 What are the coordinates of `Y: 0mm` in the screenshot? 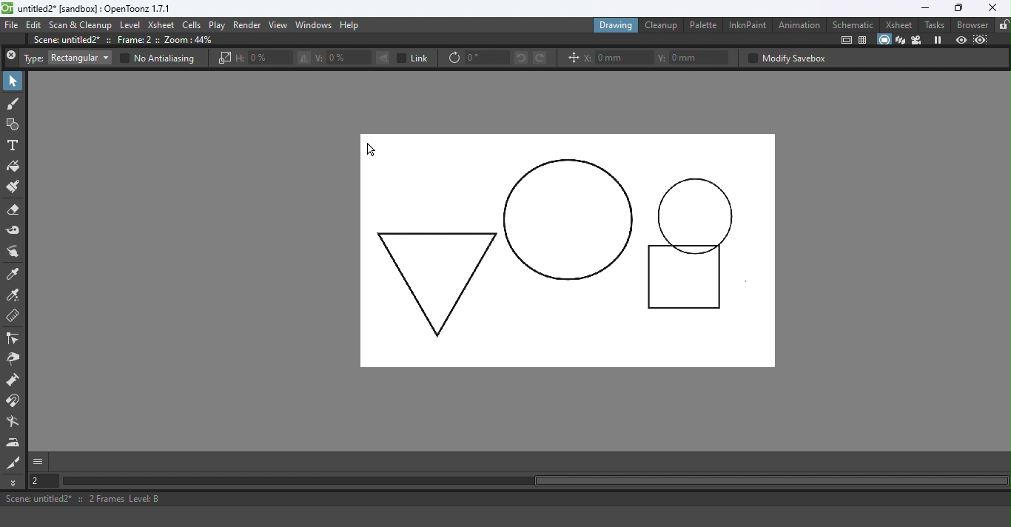 It's located at (695, 58).